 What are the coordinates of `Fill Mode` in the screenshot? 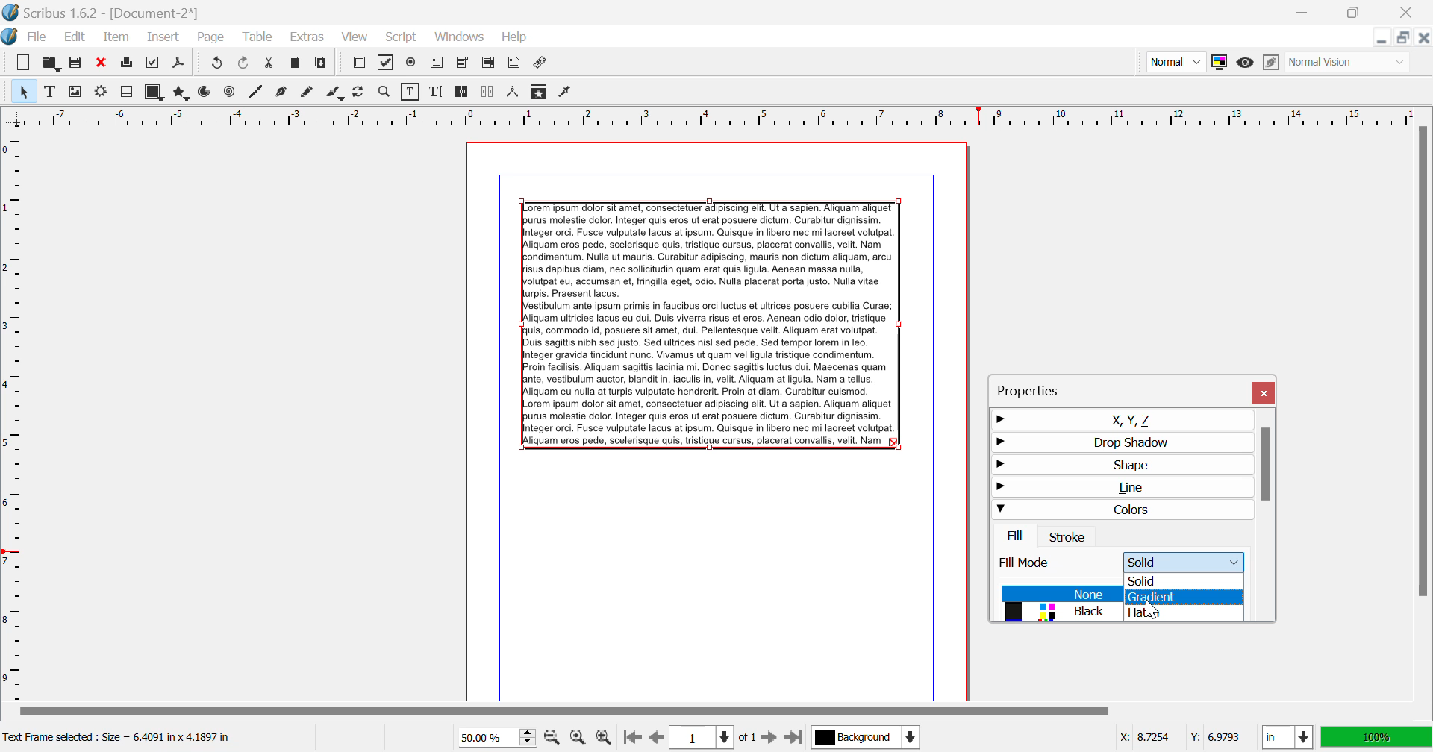 It's located at (1039, 565).